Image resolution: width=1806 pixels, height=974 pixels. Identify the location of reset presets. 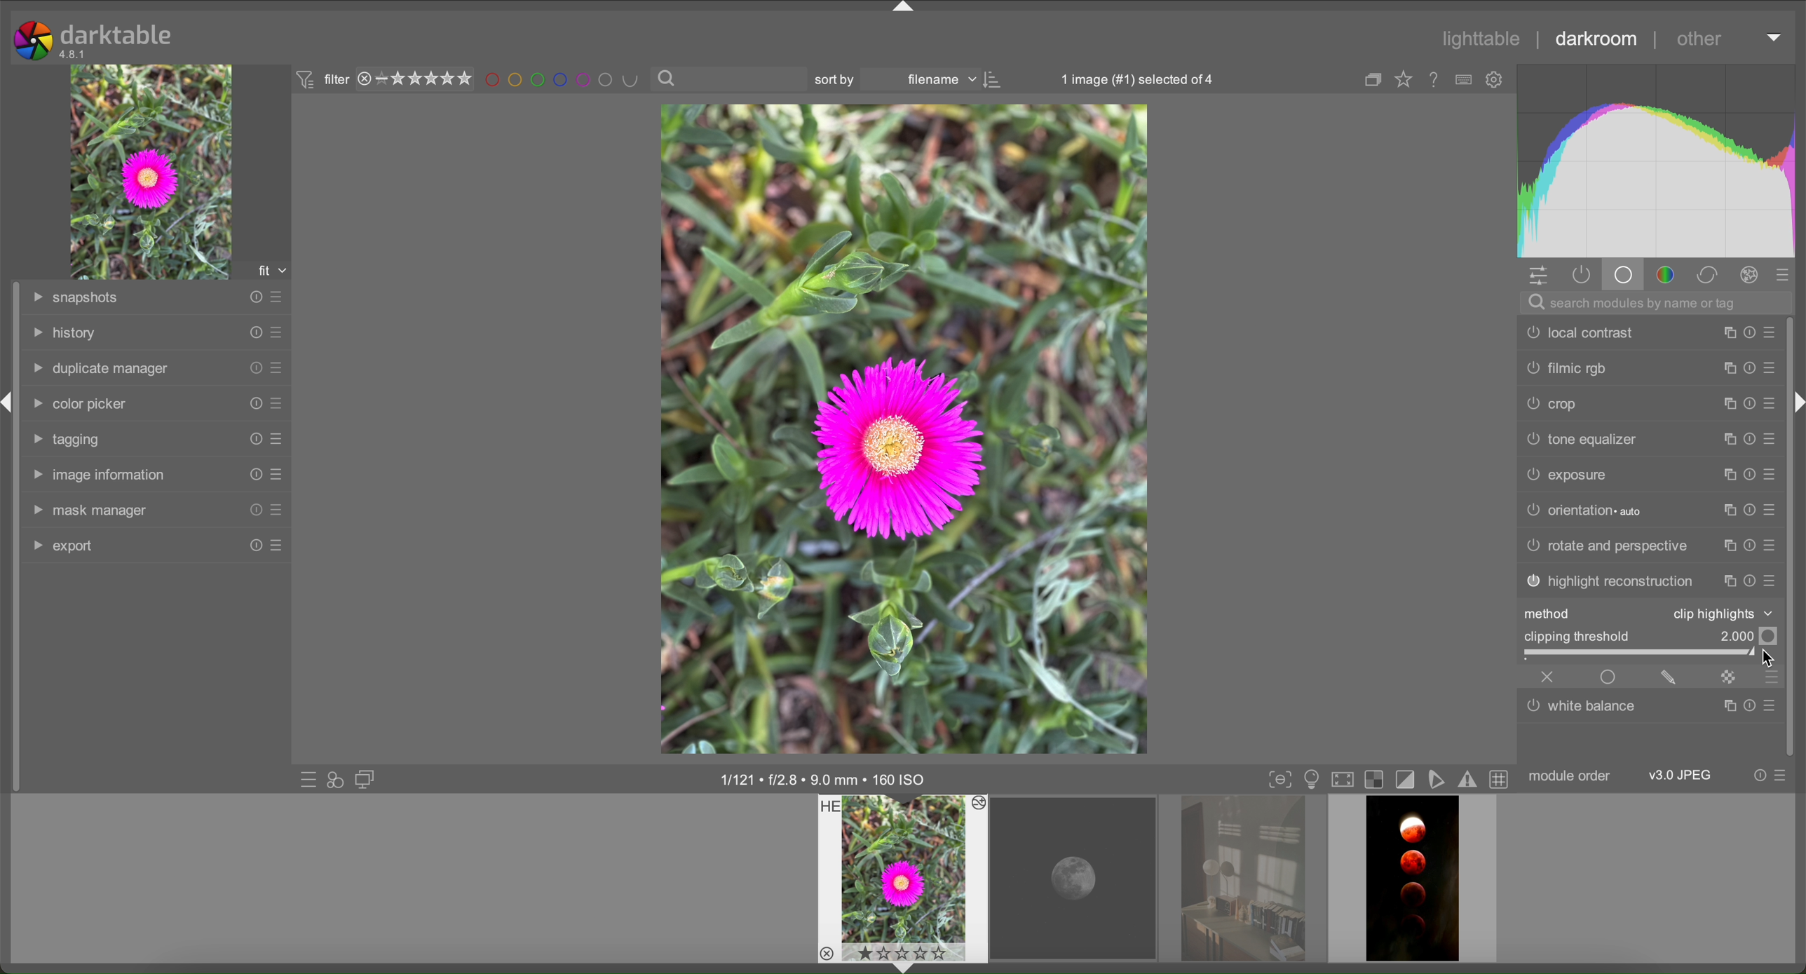
(1746, 548).